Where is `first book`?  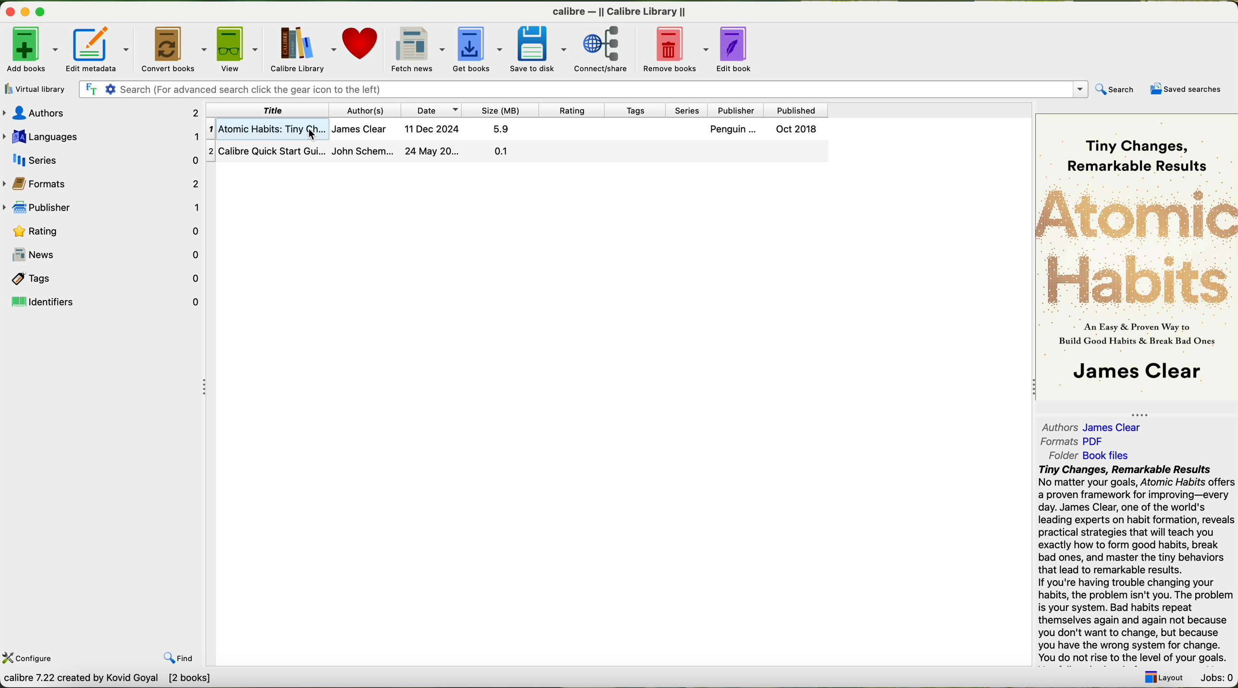 first book is located at coordinates (513, 128).